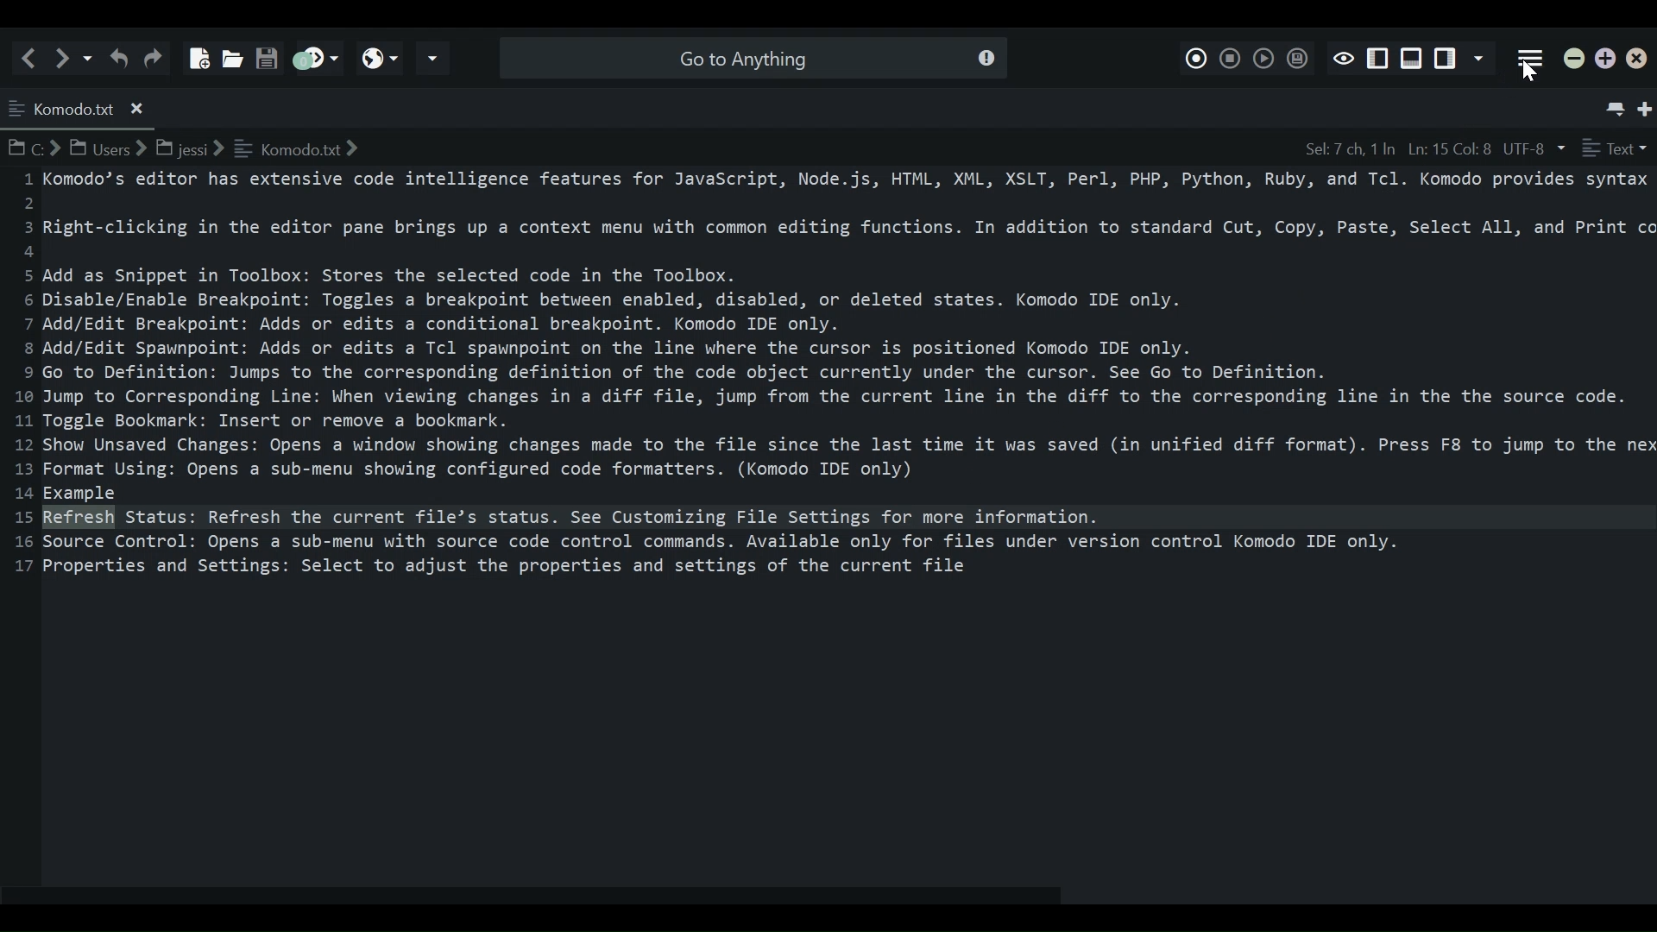 The image size is (1657, 932). What do you see at coordinates (1641, 61) in the screenshot?
I see `Close` at bounding box center [1641, 61].